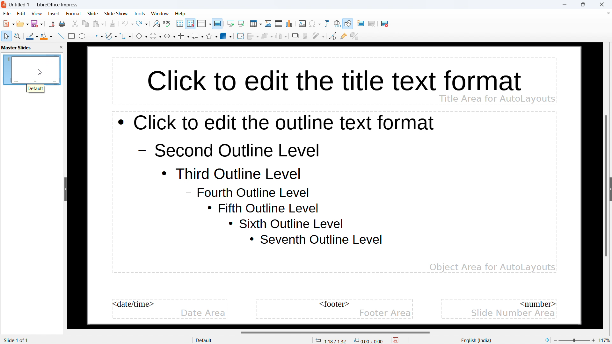 The height and width of the screenshot is (344, 612). What do you see at coordinates (32, 36) in the screenshot?
I see `line color` at bounding box center [32, 36].